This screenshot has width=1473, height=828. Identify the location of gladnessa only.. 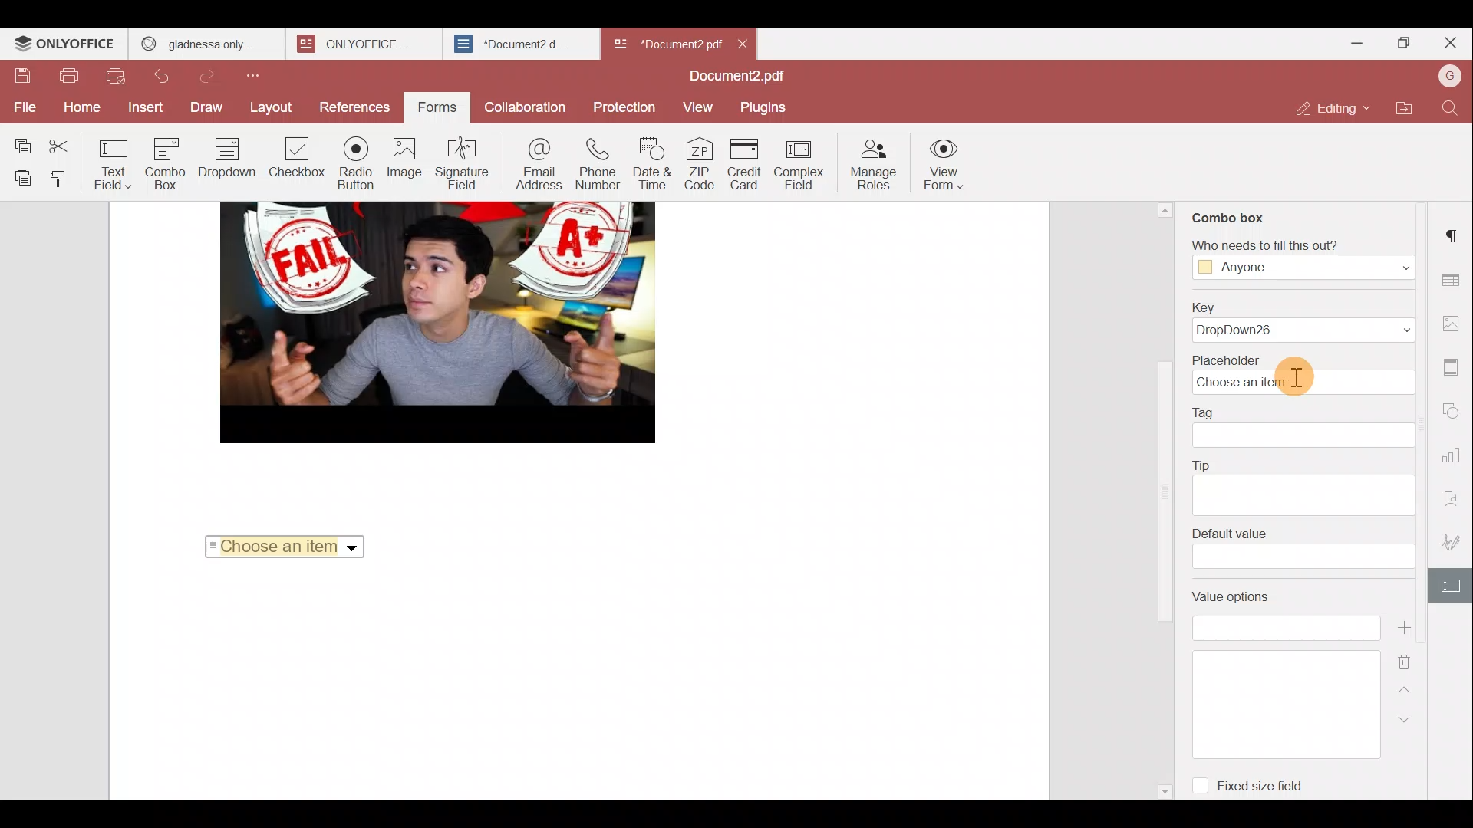
(198, 41).